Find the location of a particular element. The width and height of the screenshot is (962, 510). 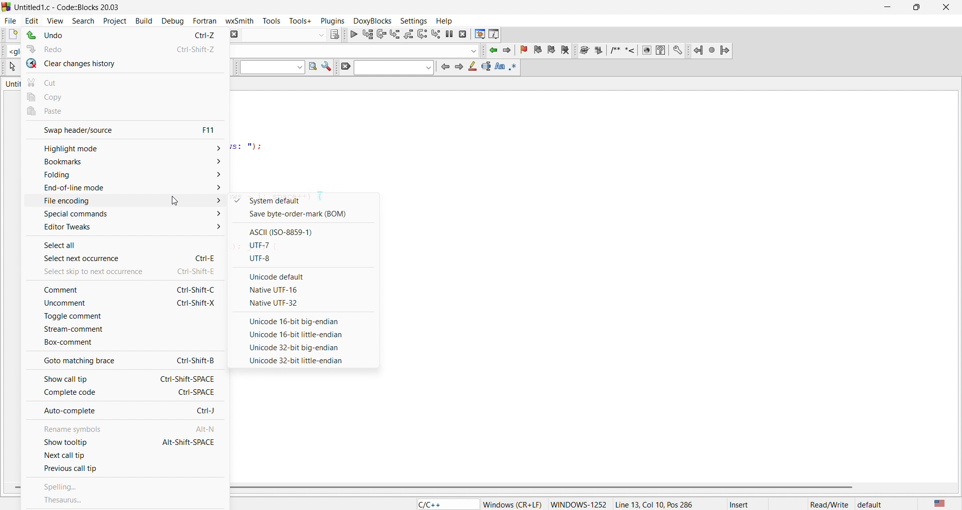

ABORT is located at coordinates (235, 35).